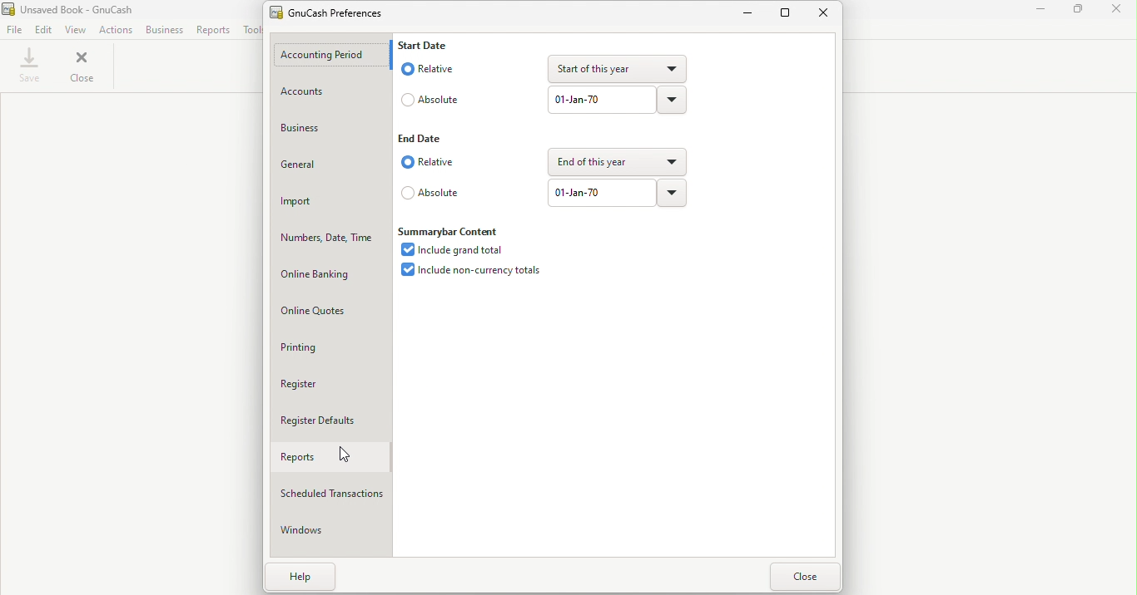 The height and width of the screenshot is (595, 1137). I want to click on 01-jan-70, so click(603, 100).